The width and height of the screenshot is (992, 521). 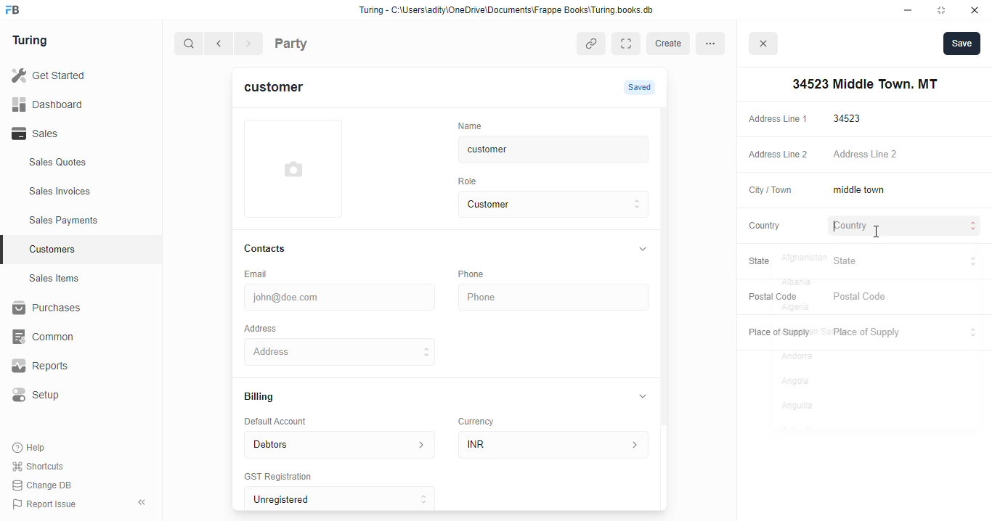 What do you see at coordinates (472, 181) in the screenshot?
I see `Role` at bounding box center [472, 181].